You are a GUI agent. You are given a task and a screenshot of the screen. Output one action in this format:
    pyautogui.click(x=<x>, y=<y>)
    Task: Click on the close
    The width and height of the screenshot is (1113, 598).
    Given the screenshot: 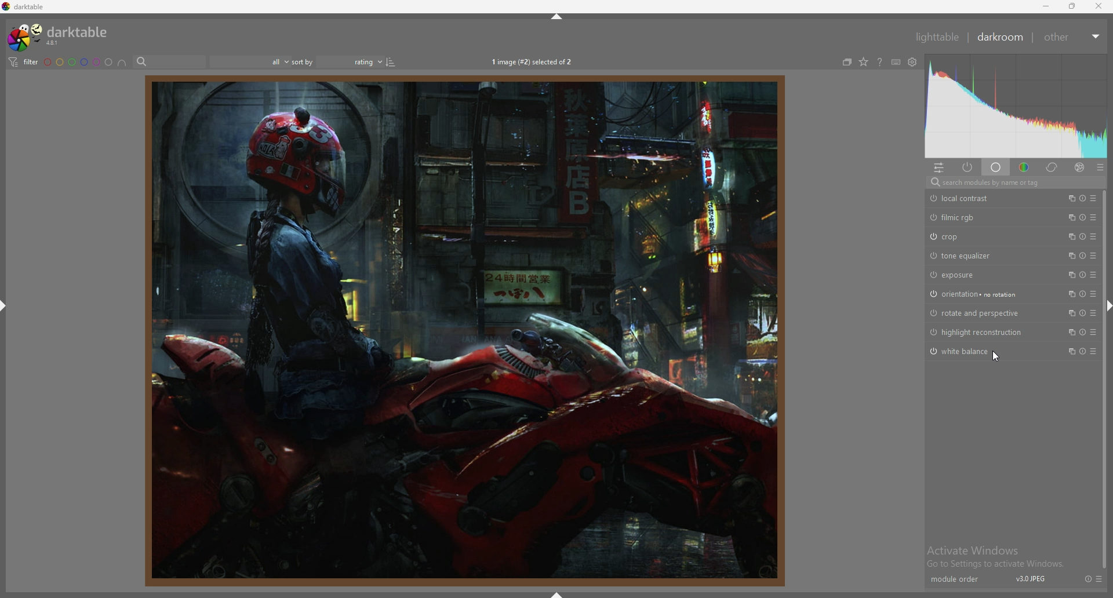 What is the action you would take?
    pyautogui.click(x=1098, y=6)
    